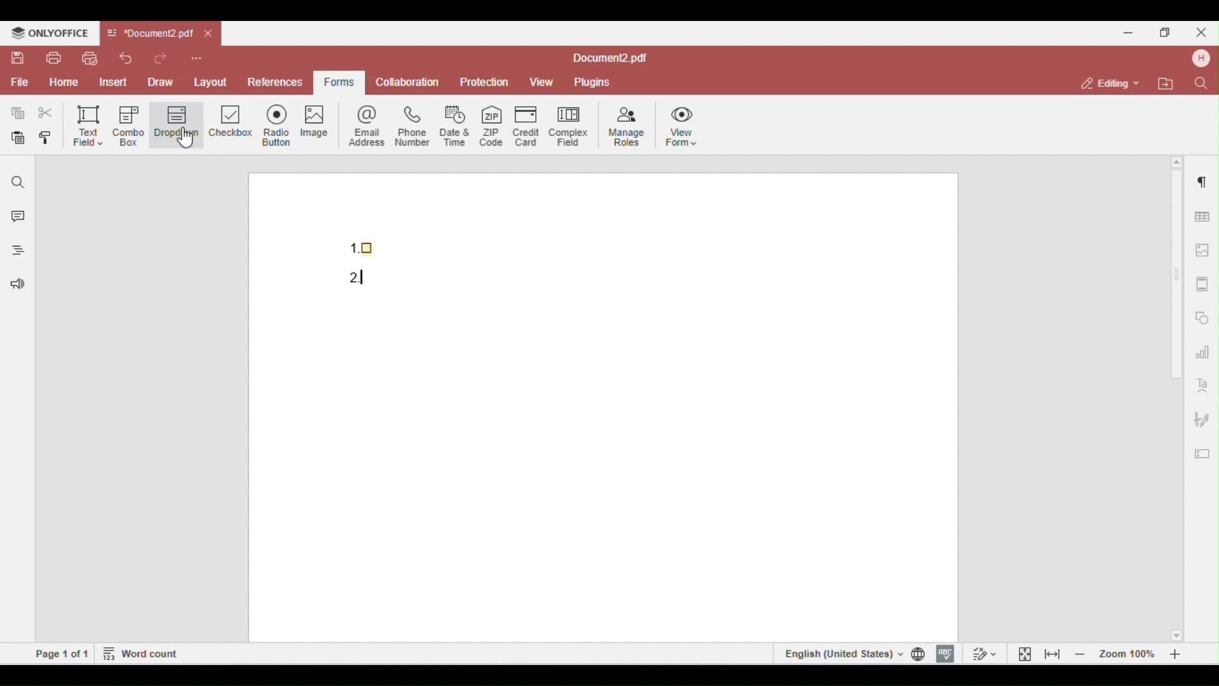  What do you see at coordinates (1202, 351) in the screenshot?
I see `chart settings` at bounding box center [1202, 351].